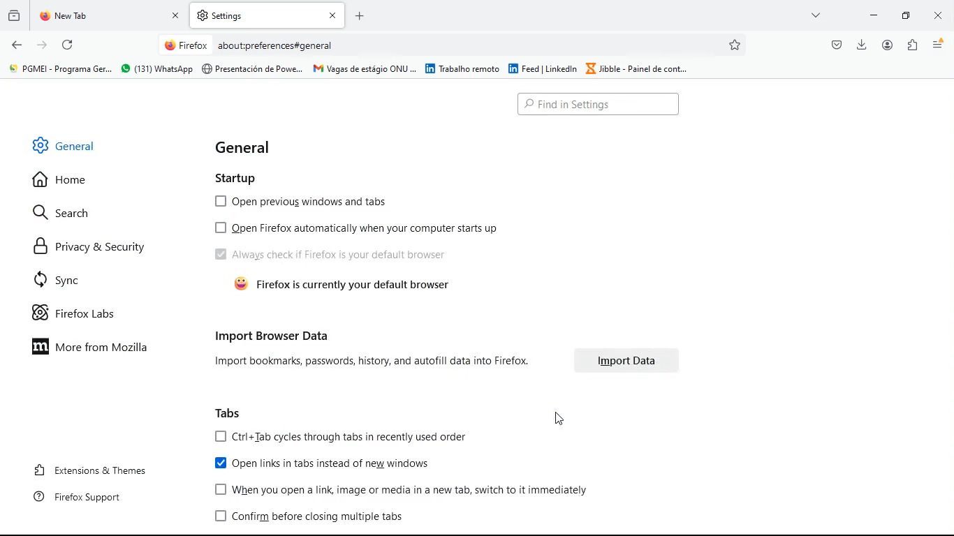  What do you see at coordinates (256, 45) in the screenshot?
I see `About:preferences` at bounding box center [256, 45].